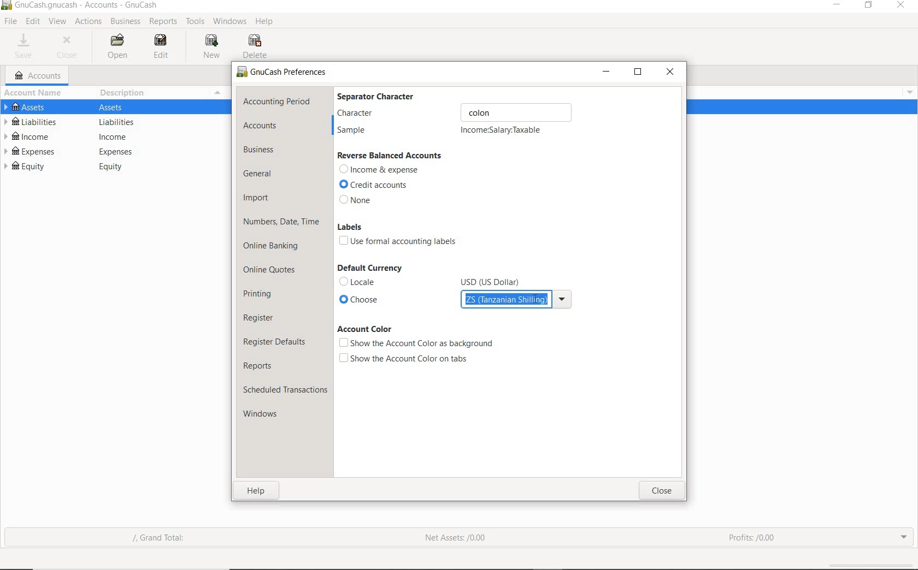 The height and width of the screenshot is (570, 918). What do you see at coordinates (405, 358) in the screenshot?
I see `show the account color on tabs` at bounding box center [405, 358].